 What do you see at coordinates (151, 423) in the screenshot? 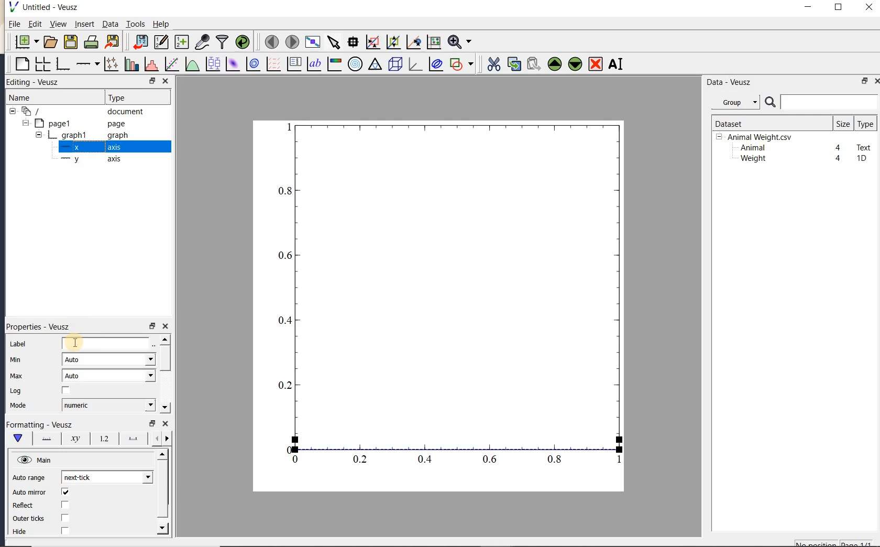
I see `restore` at bounding box center [151, 423].